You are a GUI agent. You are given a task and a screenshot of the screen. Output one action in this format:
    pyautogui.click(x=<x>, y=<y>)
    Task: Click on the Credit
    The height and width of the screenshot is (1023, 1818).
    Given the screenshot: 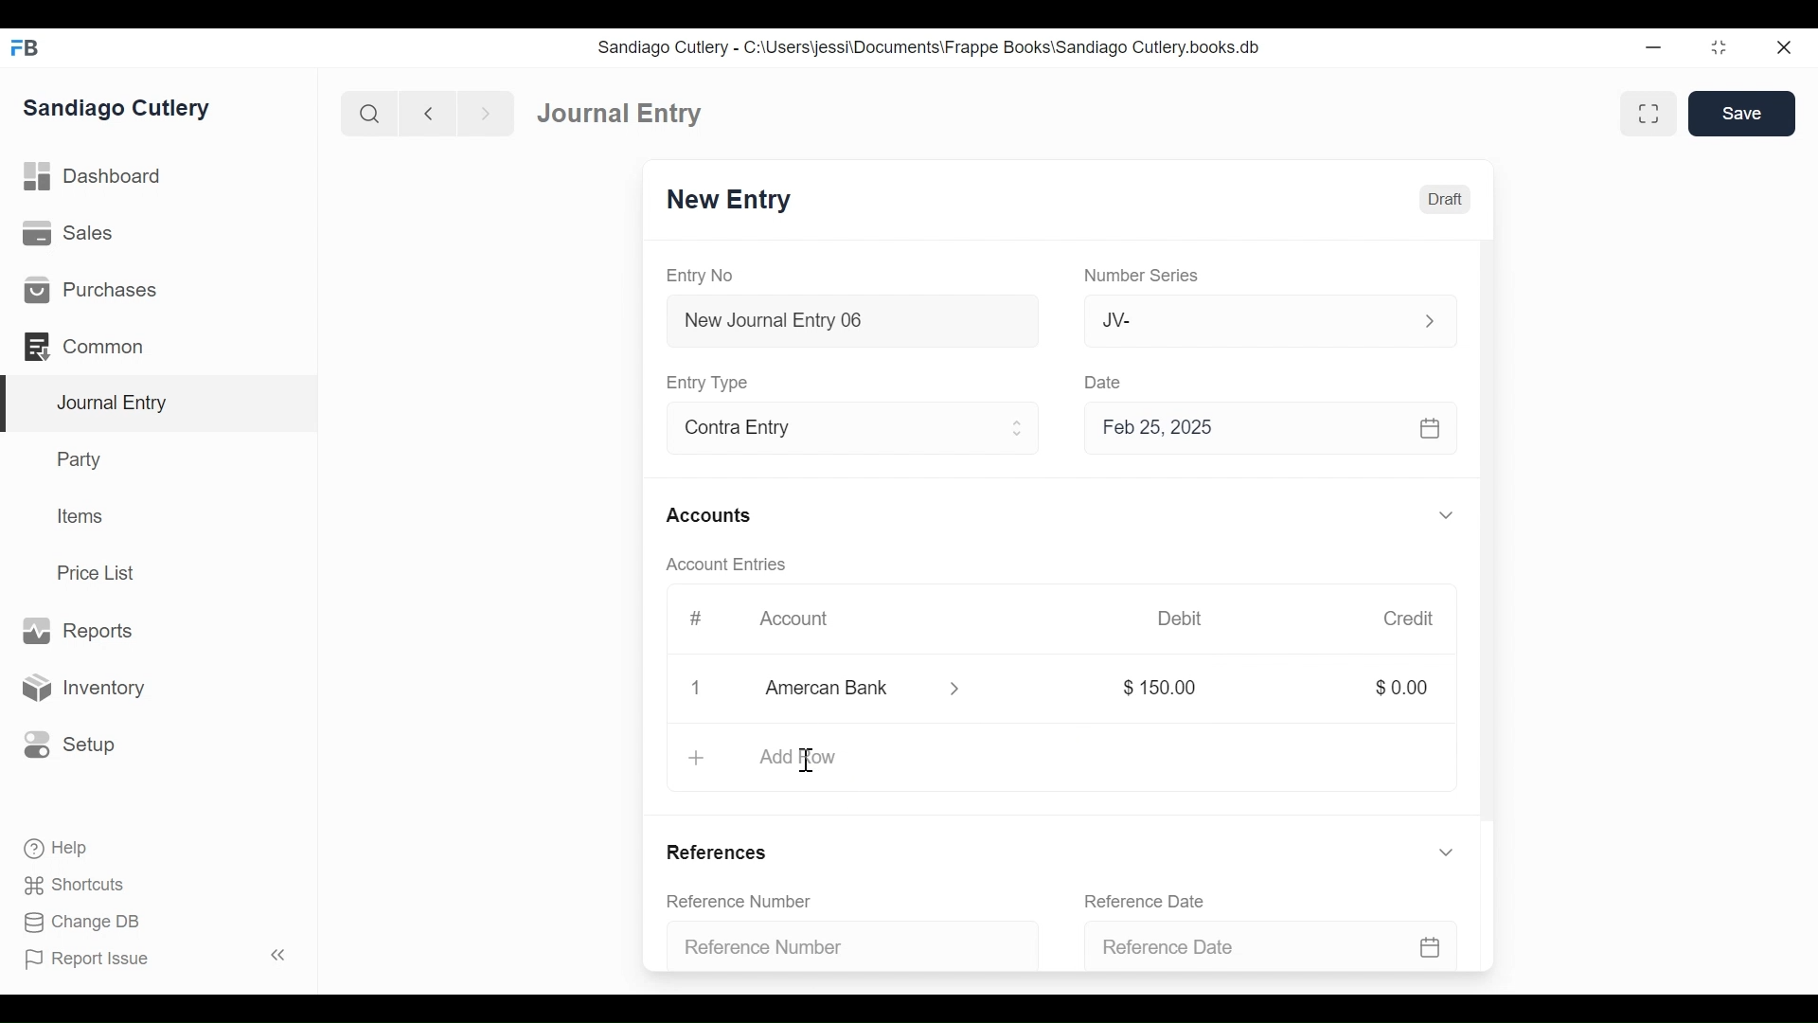 What is the action you would take?
    pyautogui.click(x=1407, y=619)
    